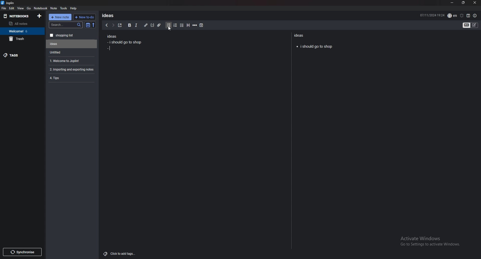 This screenshot has width=481, height=259. What do you see at coordinates (21, 24) in the screenshot?
I see `all notes` at bounding box center [21, 24].